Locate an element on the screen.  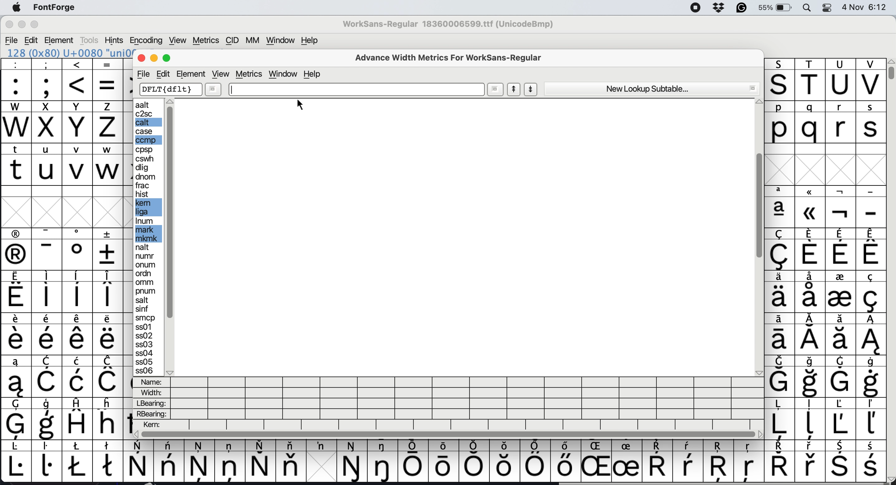
Window is located at coordinates (281, 40).